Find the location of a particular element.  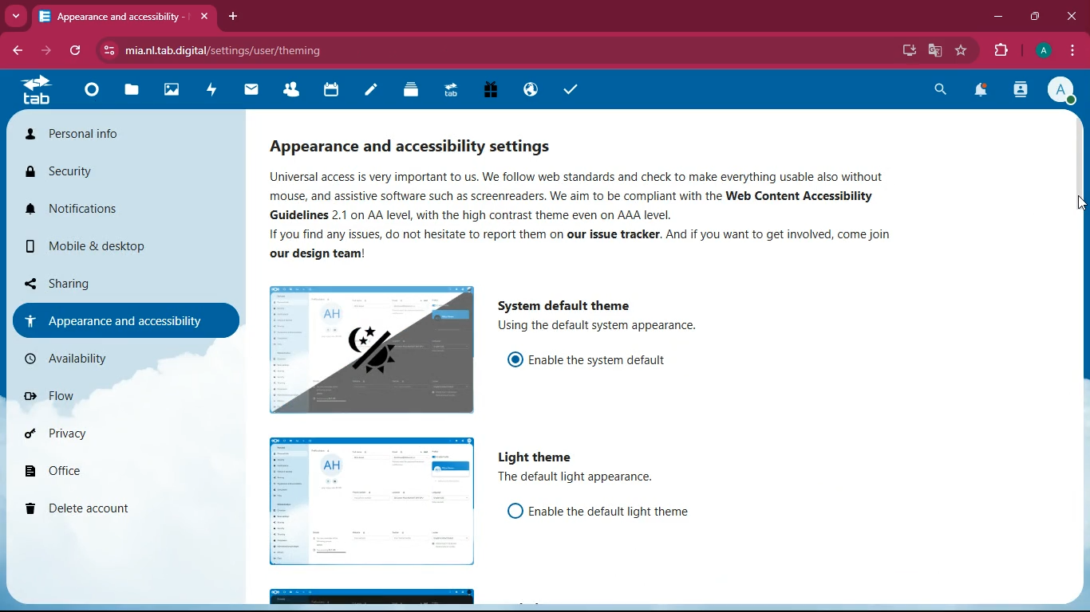

appearance is located at coordinates (128, 320).